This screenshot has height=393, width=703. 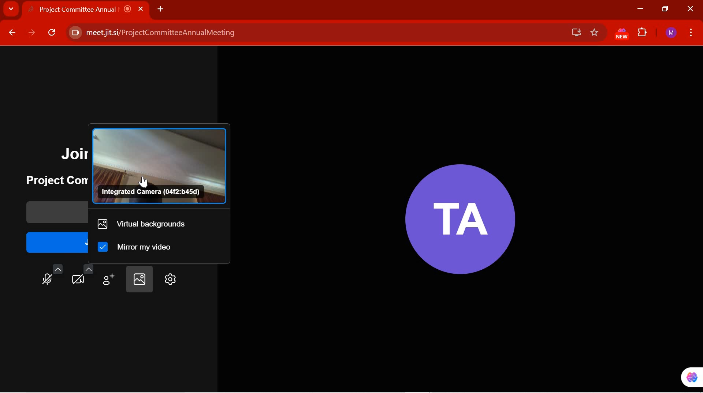 What do you see at coordinates (50, 277) in the screenshot?
I see `Microphone` at bounding box center [50, 277].